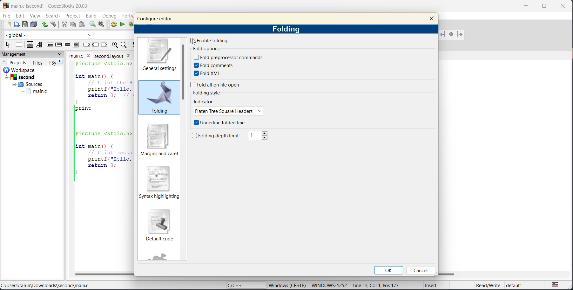 The width and height of the screenshot is (573, 290). Describe the element at coordinates (63, 62) in the screenshot. I see `next` at that location.